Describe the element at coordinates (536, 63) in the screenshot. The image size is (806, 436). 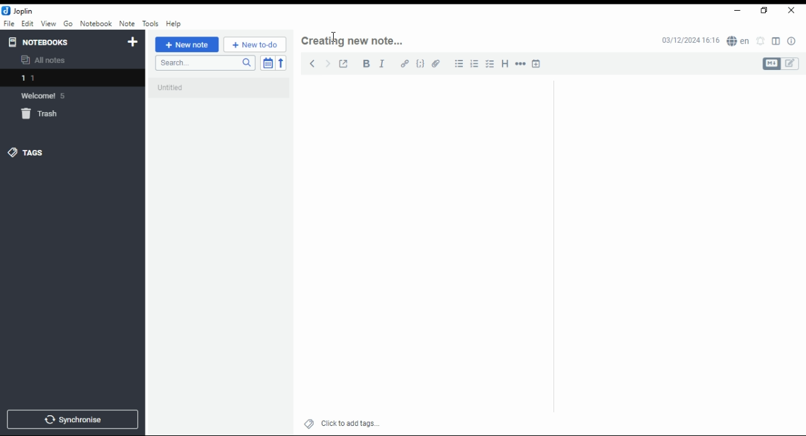
I see `insert time` at that location.